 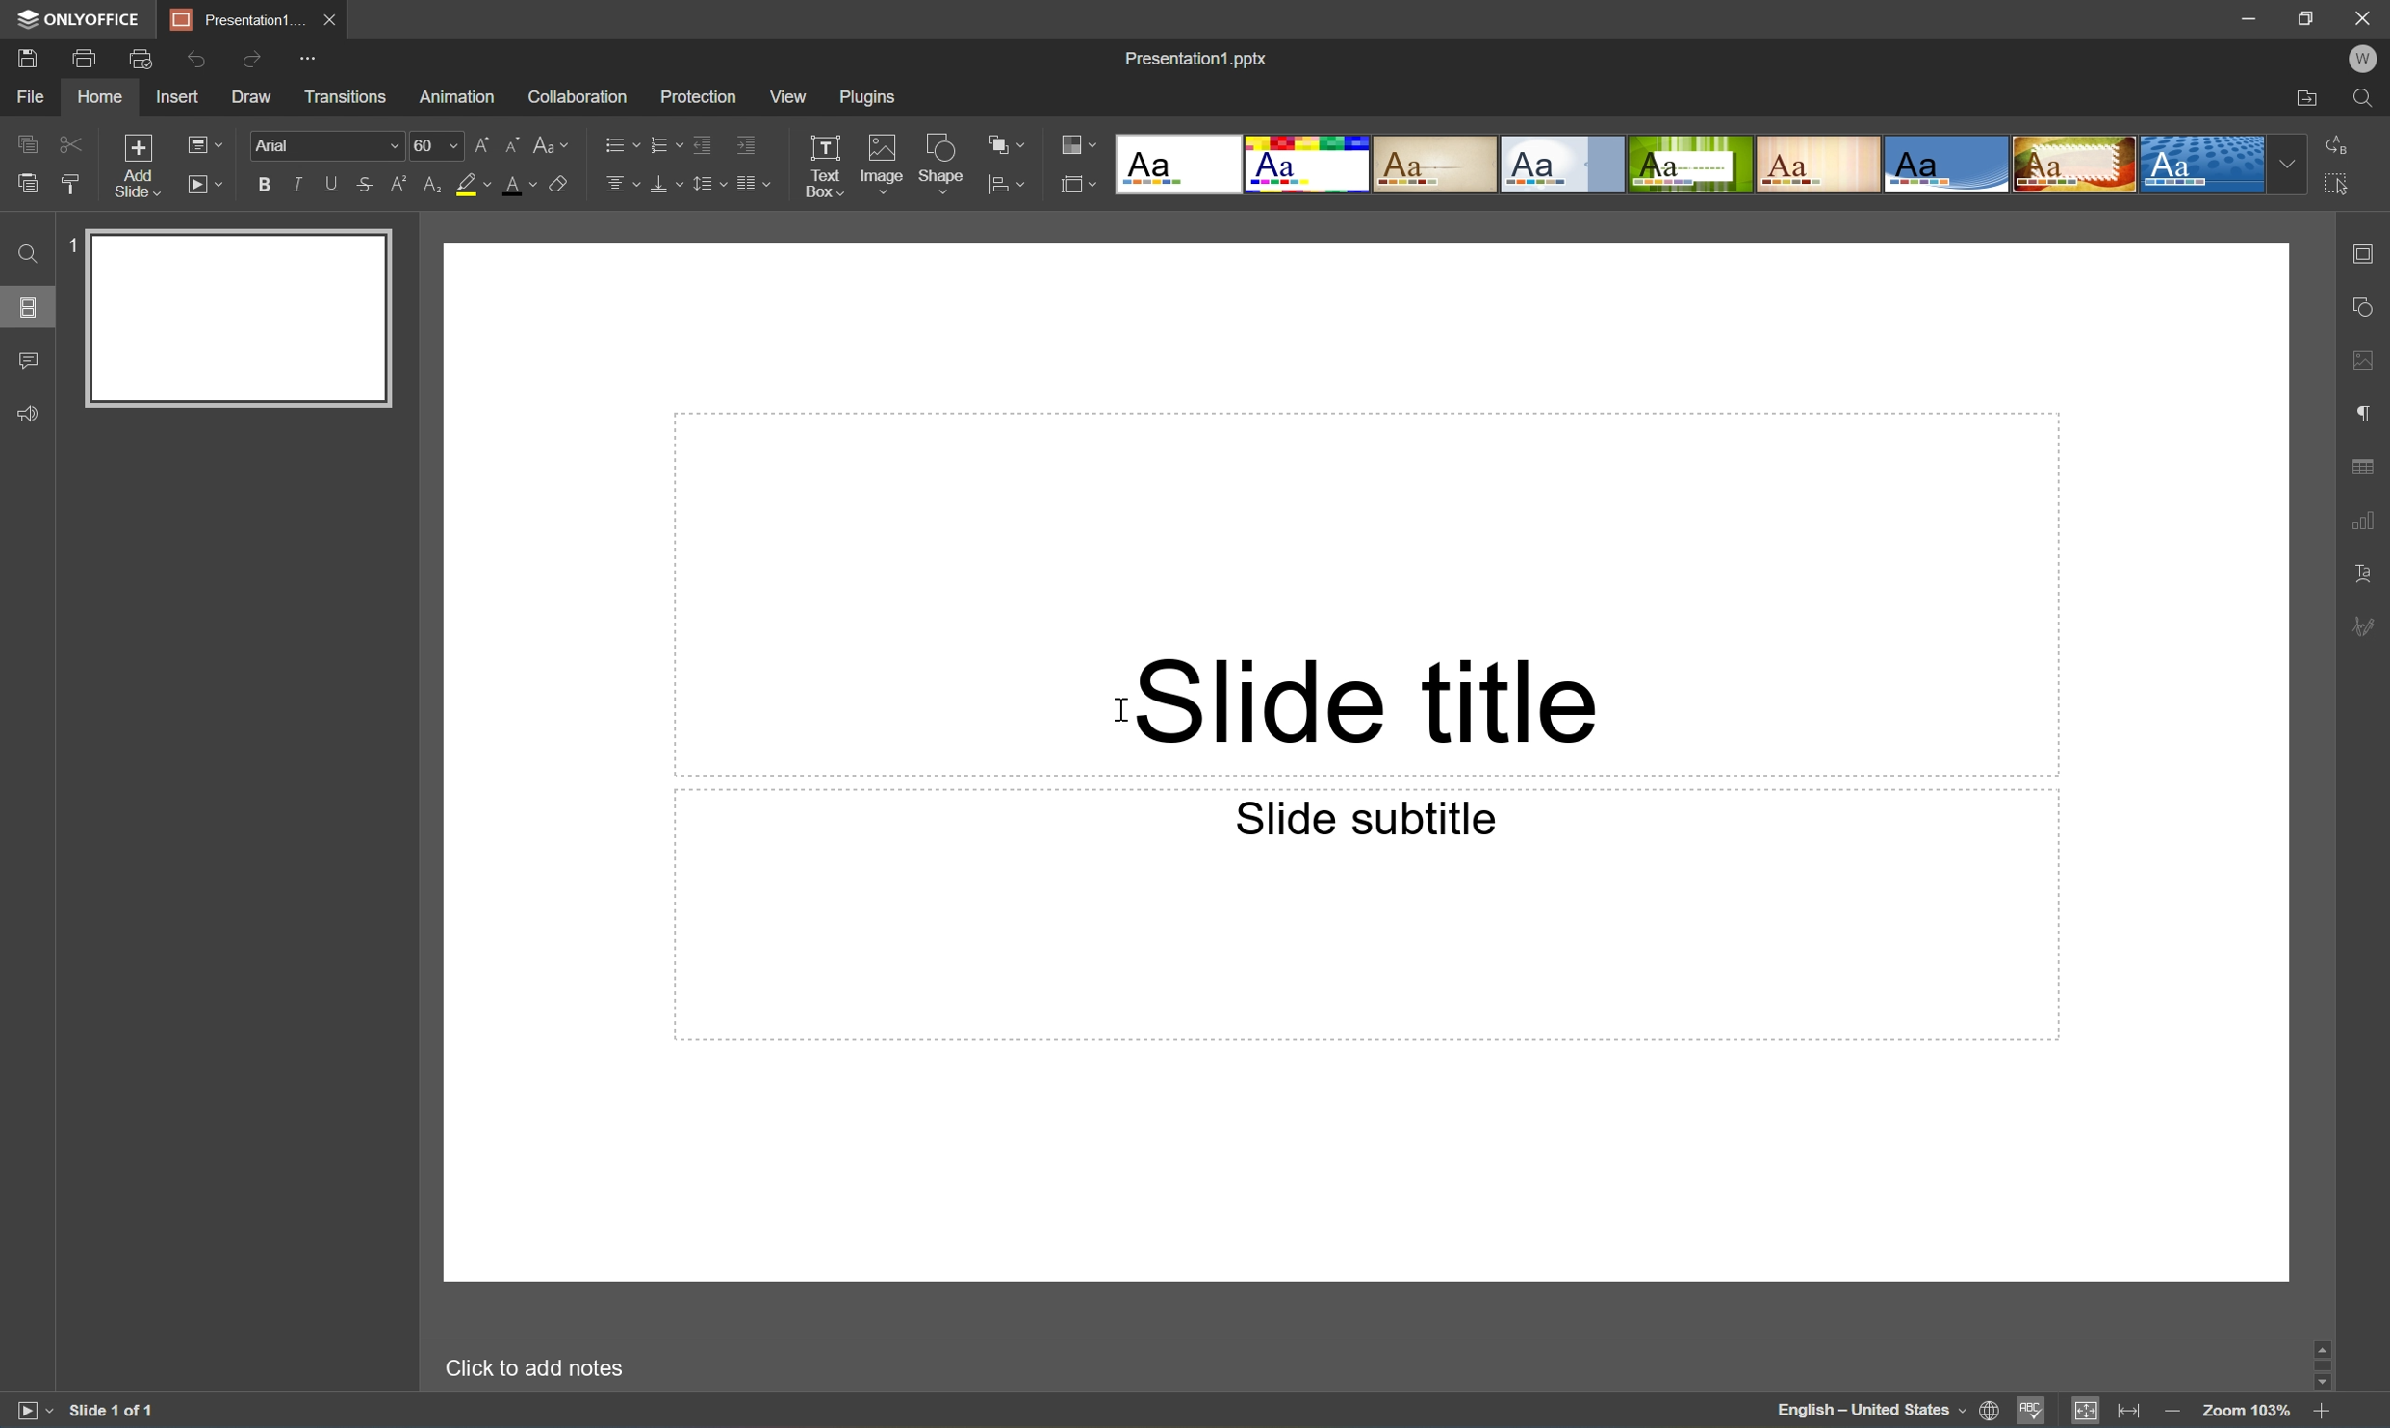 What do you see at coordinates (29, 309) in the screenshot?
I see `Slides` at bounding box center [29, 309].